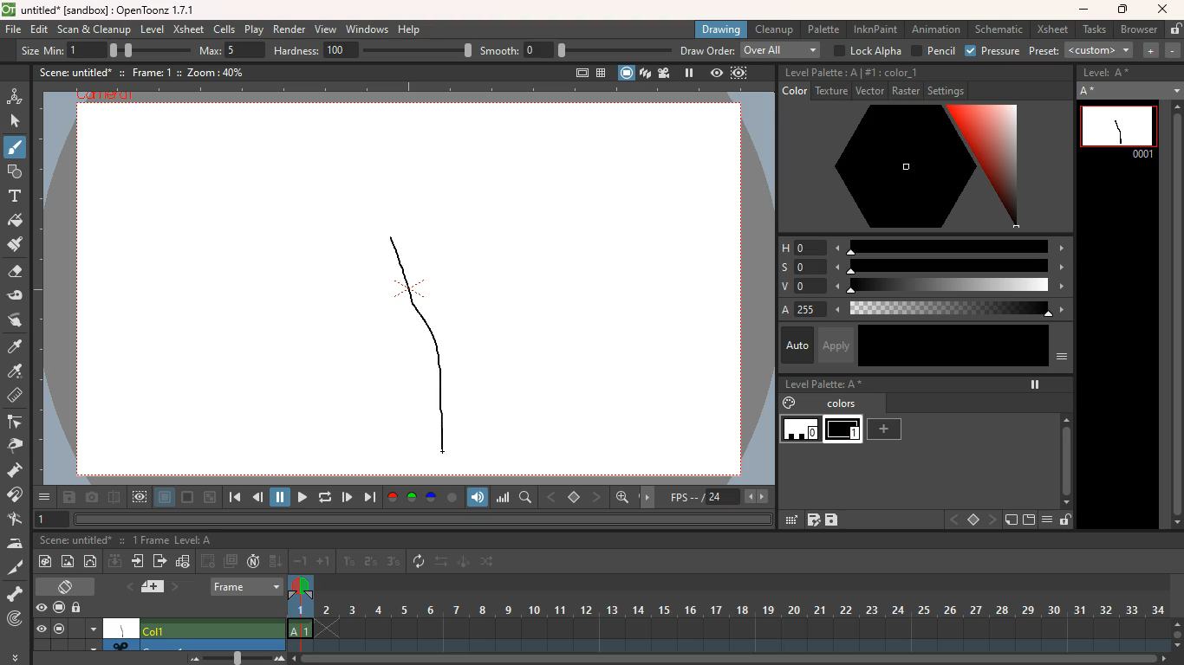 The width and height of the screenshot is (1184, 665). I want to click on change, so click(490, 564).